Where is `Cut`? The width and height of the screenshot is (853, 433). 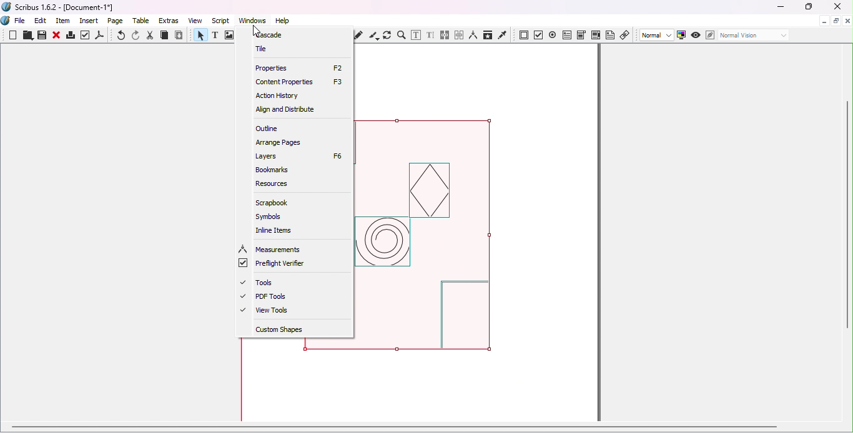
Cut is located at coordinates (150, 36).